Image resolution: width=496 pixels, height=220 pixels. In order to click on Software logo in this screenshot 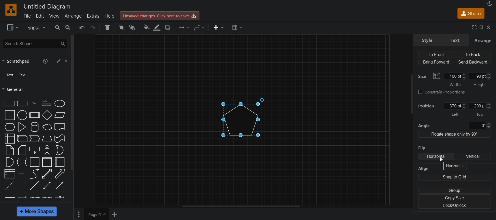, I will do `click(11, 10)`.